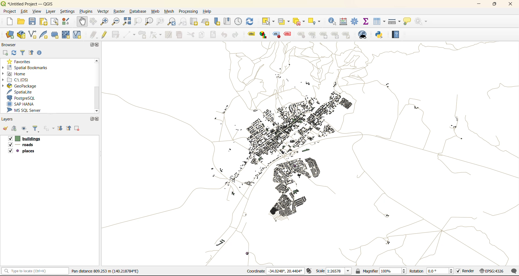  I want to click on project, so click(11, 12).